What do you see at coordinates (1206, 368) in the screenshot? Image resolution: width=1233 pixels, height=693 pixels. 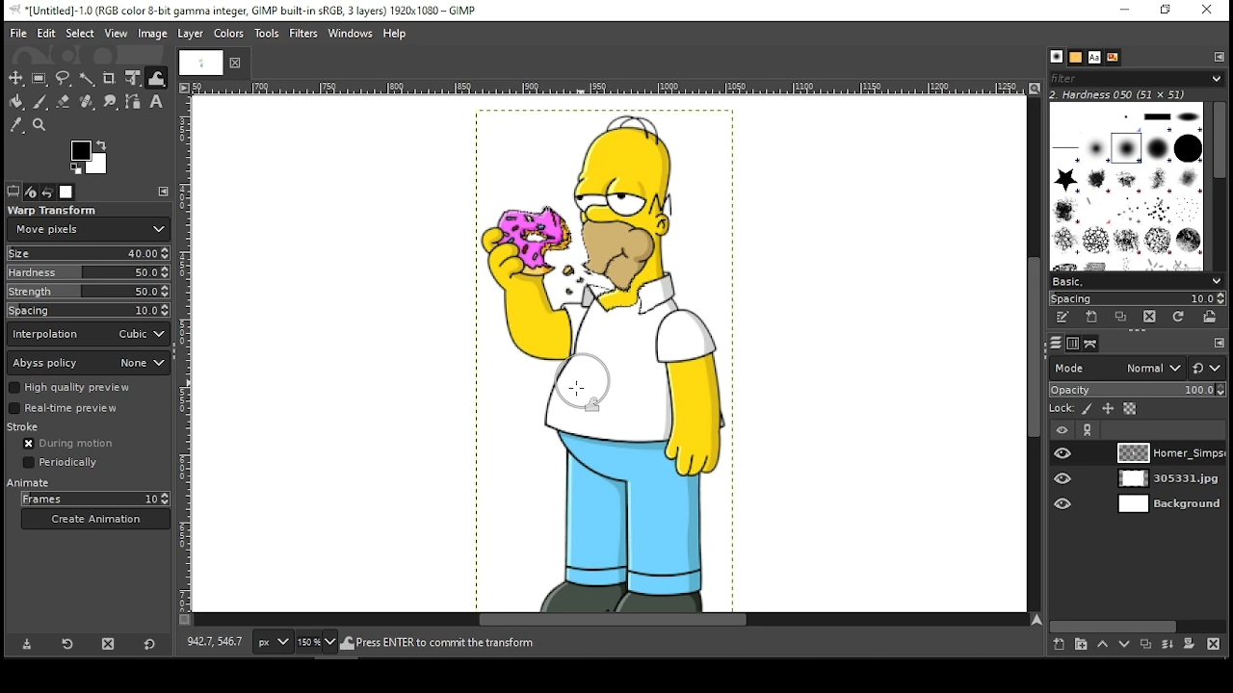 I see `switch to another group of modes` at bounding box center [1206, 368].